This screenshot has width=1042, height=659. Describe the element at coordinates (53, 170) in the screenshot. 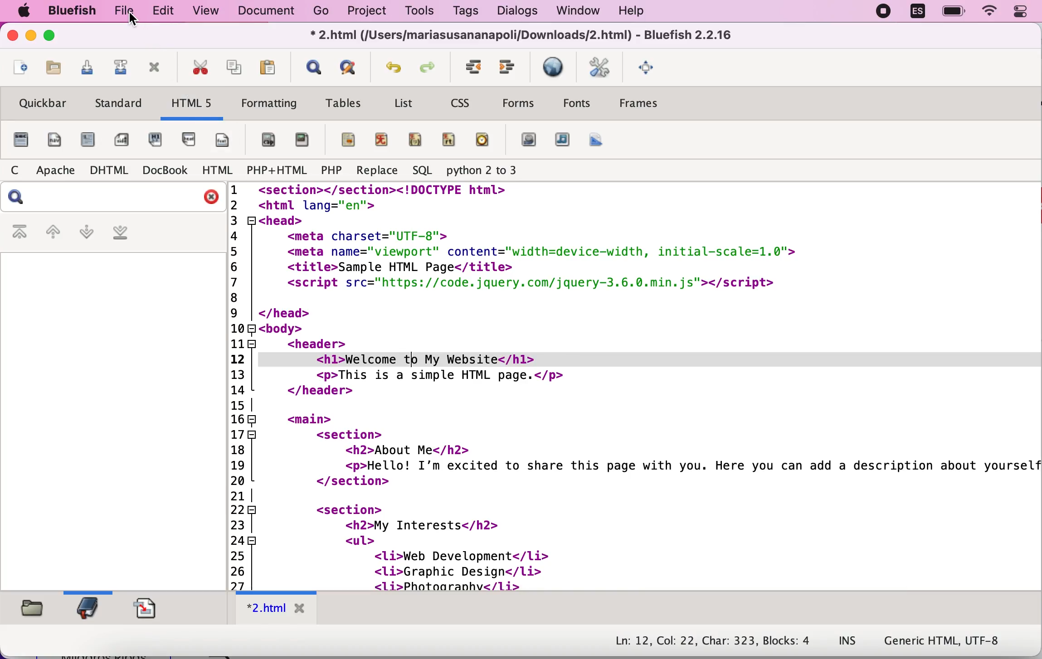

I see `apache` at that location.